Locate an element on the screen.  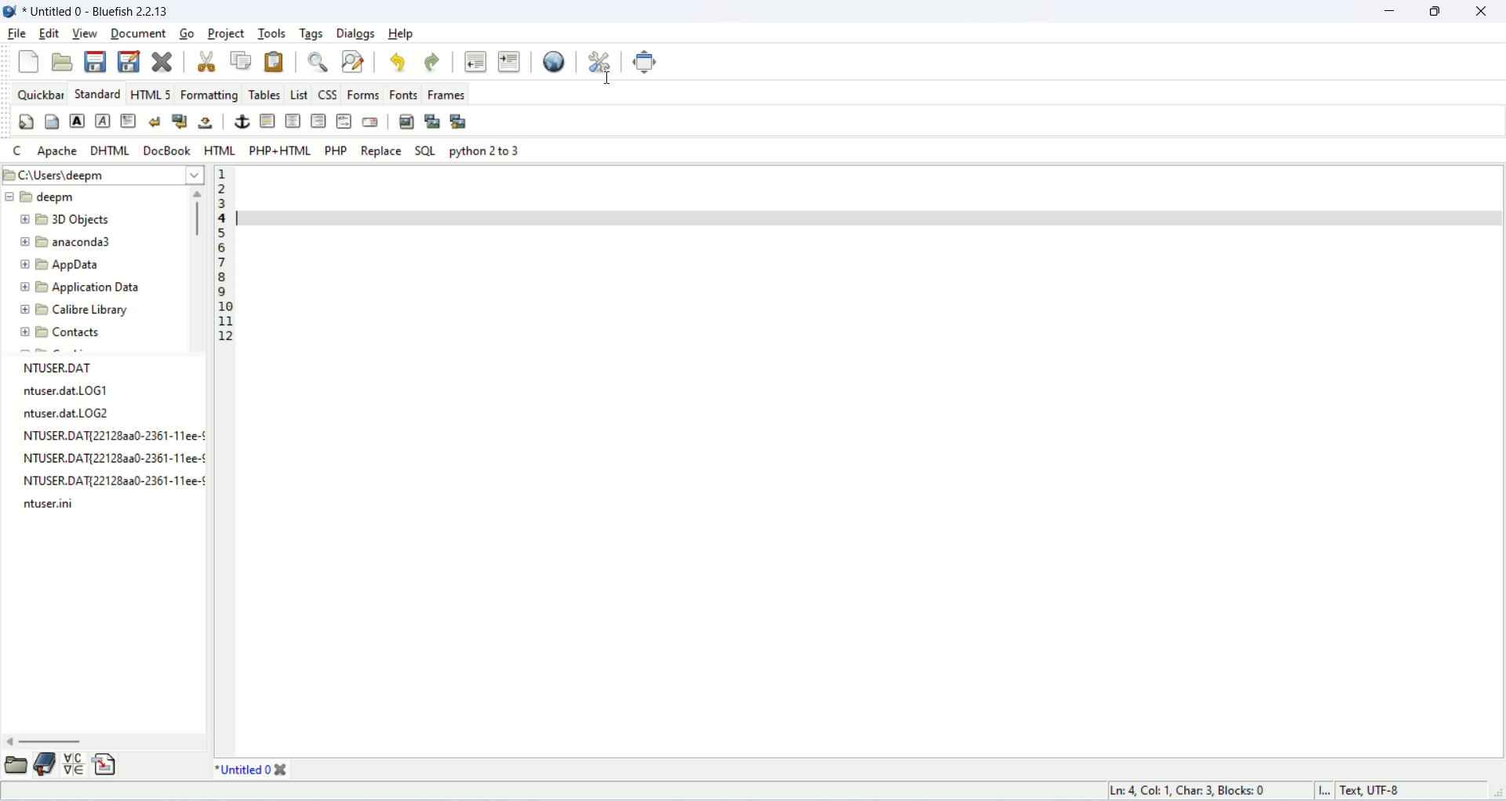
cursor is located at coordinates (610, 81).